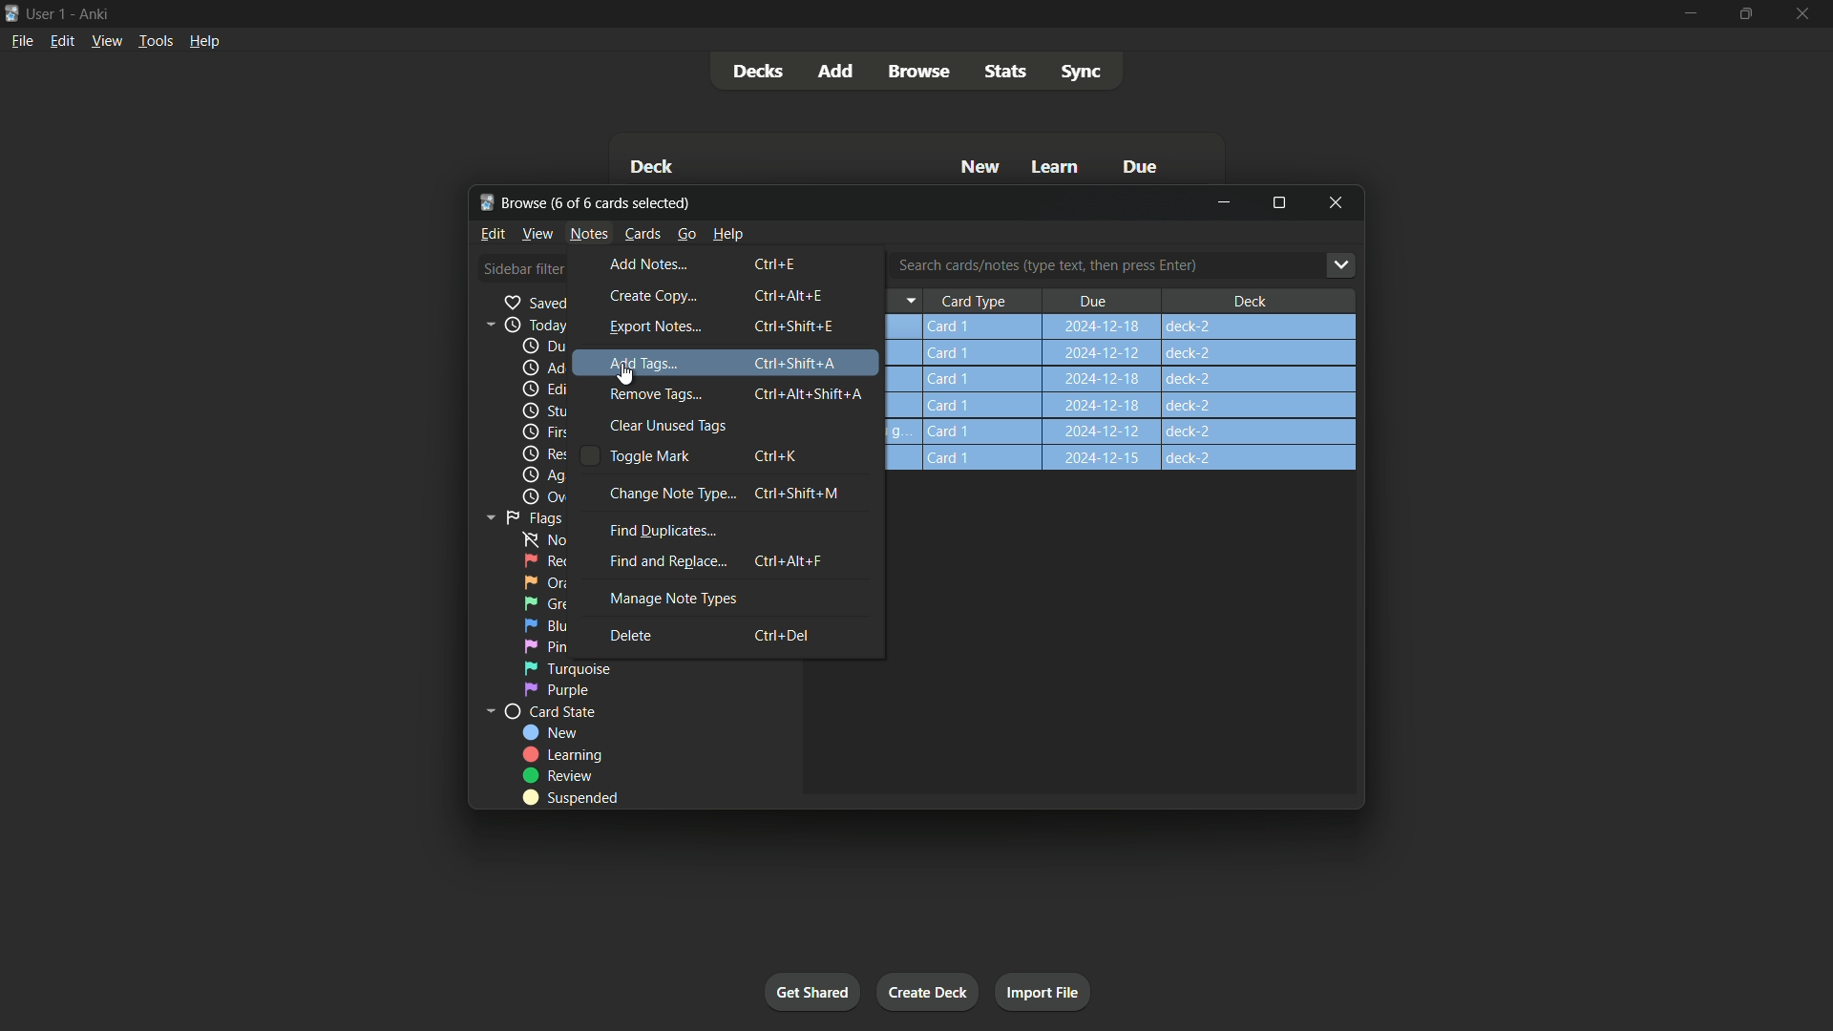  What do you see at coordinates (983, 301) in the screenshot?
I see `Card Type` at bounding box center [983, 301].